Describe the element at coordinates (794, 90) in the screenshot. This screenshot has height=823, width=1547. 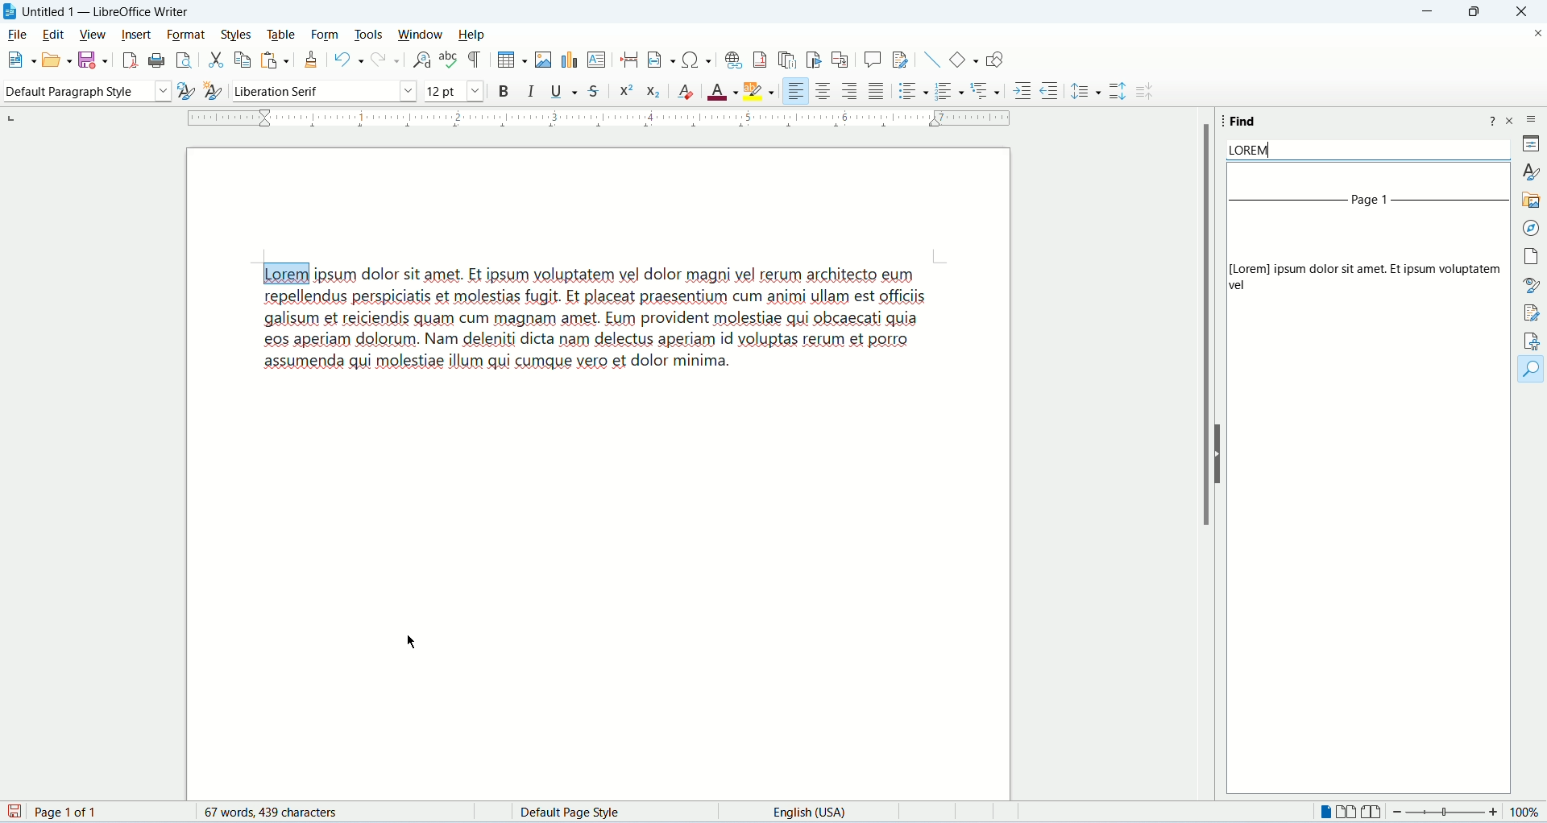
I see `align left` at that location.